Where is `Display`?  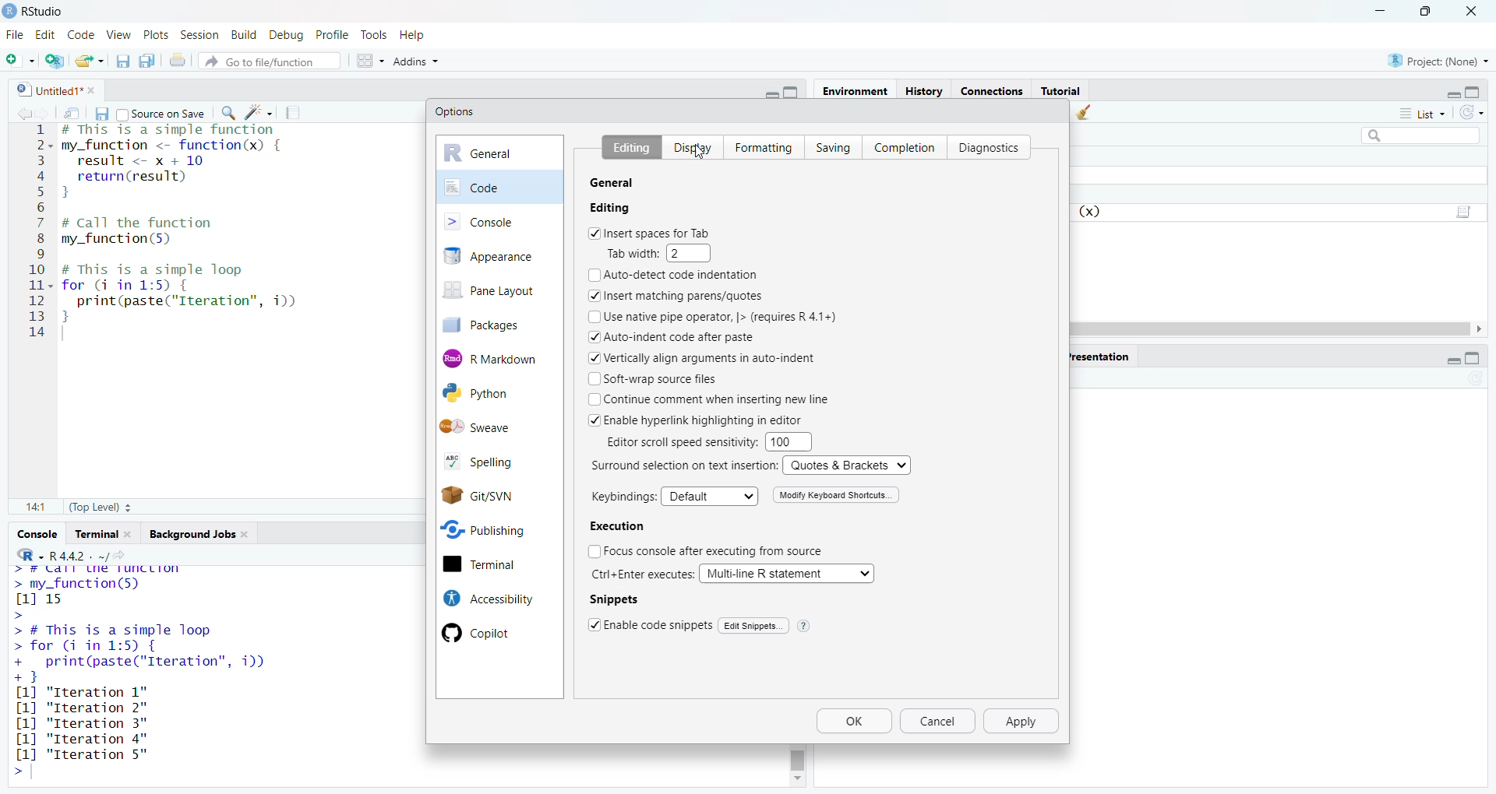
Display is located at coordinates (690, 148).